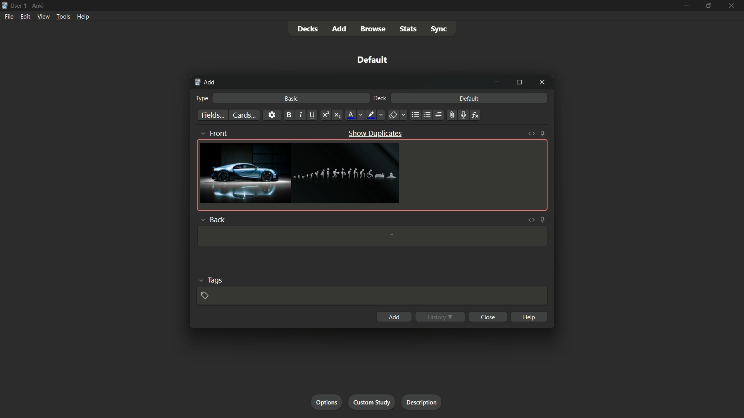 This screenshot has height=418, width=744. What do you see at coordinates (530, 317) in the screenshot?
I see `help` at bounding box center [530, 317].